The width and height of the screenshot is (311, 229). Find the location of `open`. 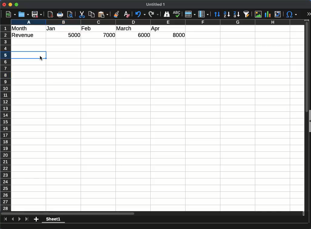

open is located at coordinates (24, 14).